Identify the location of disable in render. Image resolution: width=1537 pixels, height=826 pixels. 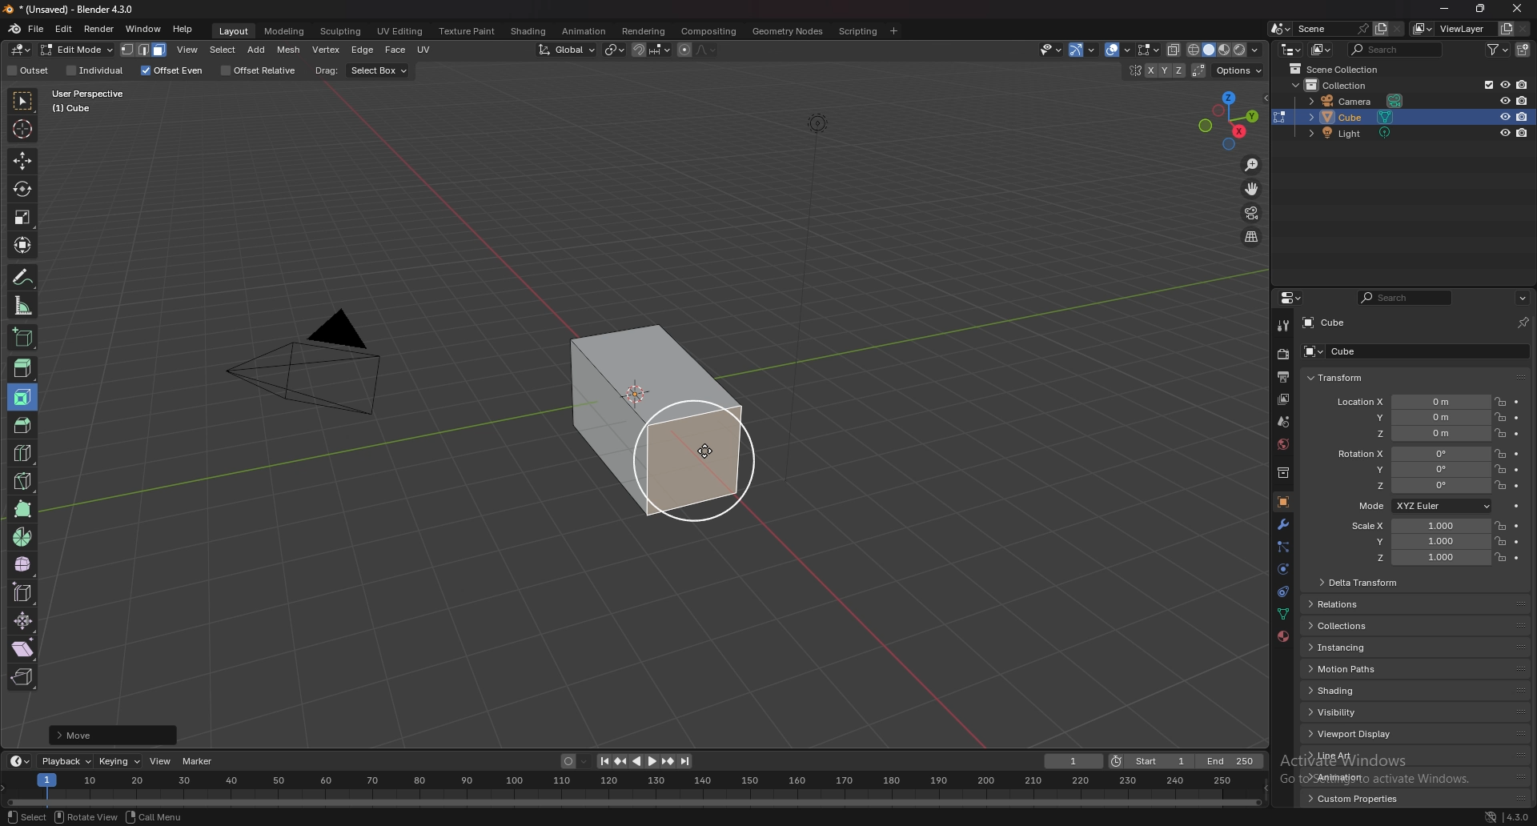
(1523, 134).